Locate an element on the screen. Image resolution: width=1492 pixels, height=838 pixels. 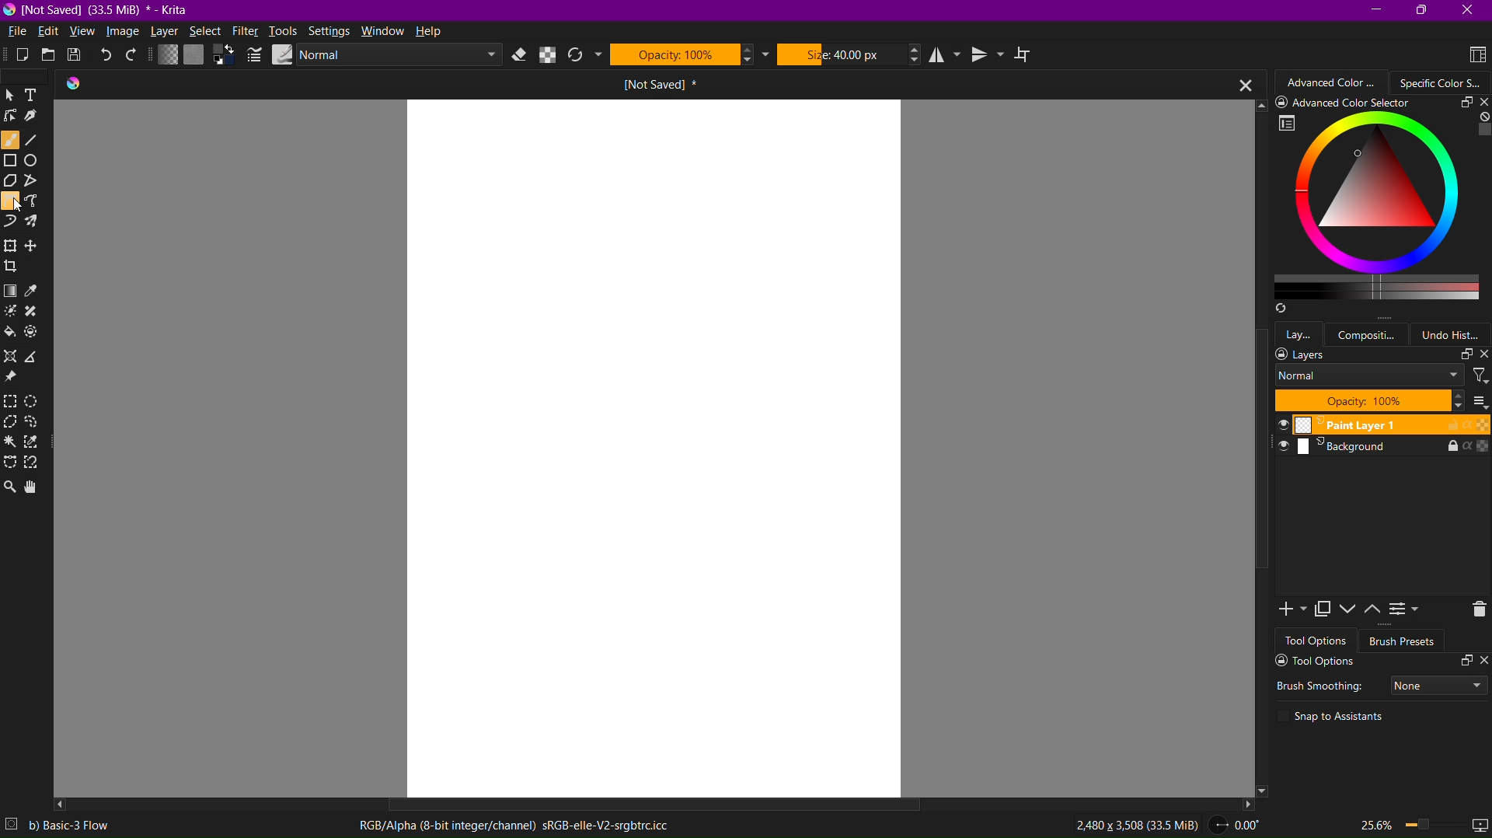
Advanced Color Selector is located at coordinates (1334, 82).